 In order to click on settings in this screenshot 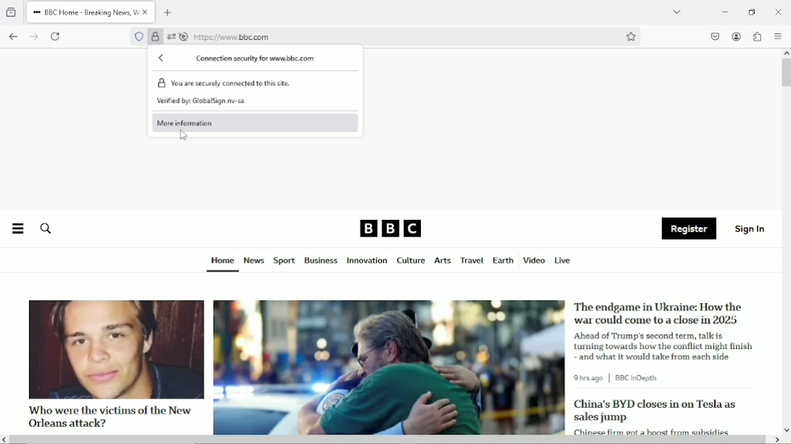, I will do `click(171, 37)`.